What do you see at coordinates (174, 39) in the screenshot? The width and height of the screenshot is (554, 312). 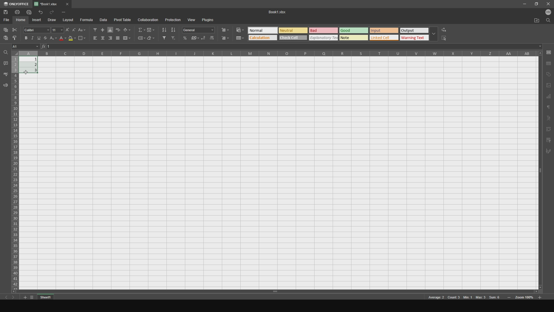 I see `deselect filter` at bounding box center [174, 39].